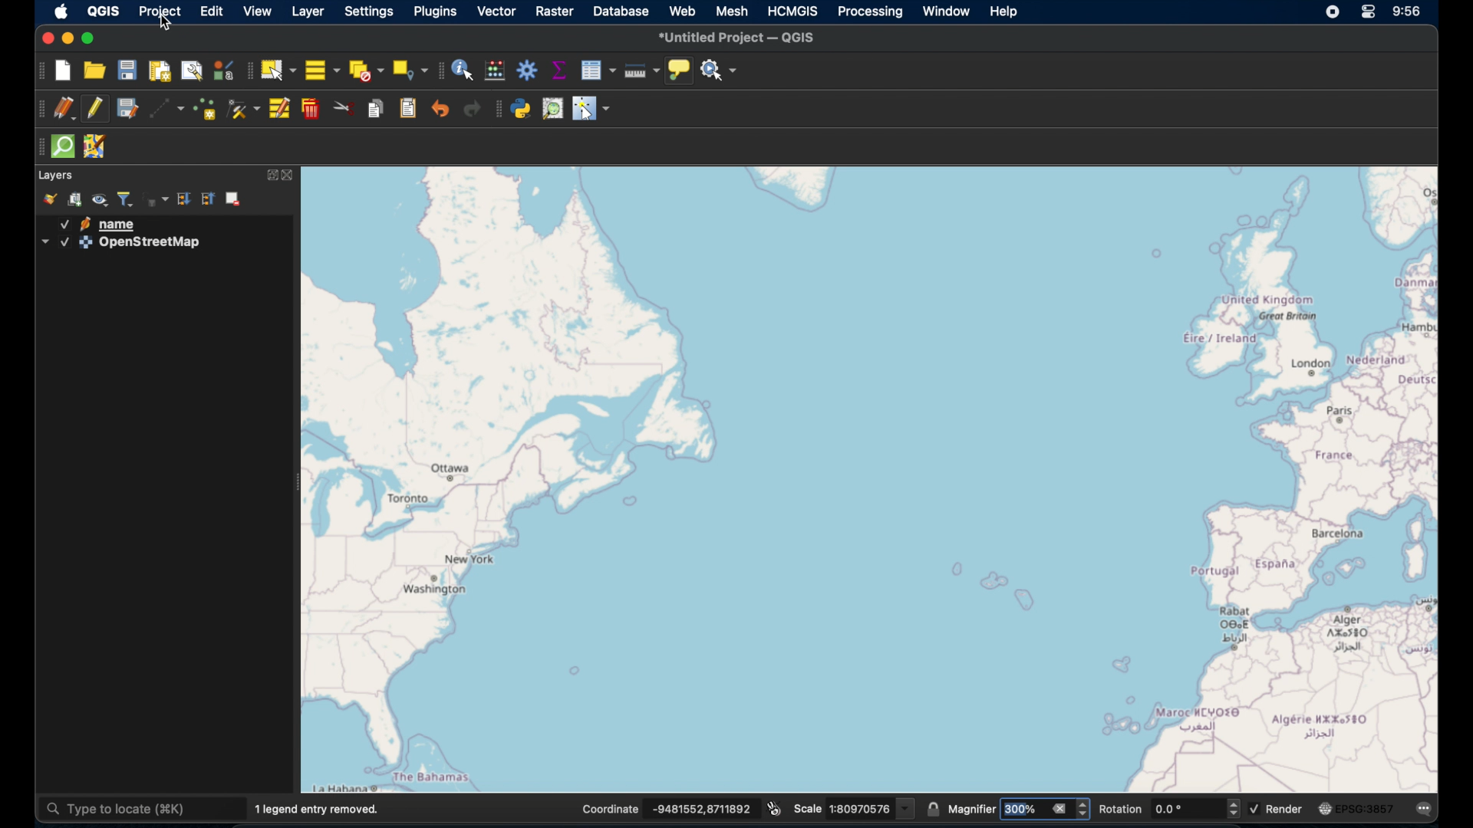 Image resolution: width=1473 pixels, height=828 pixels. Describe the element at coordinates (208, 199) in the screenshot. I see `collapse all` at that location.